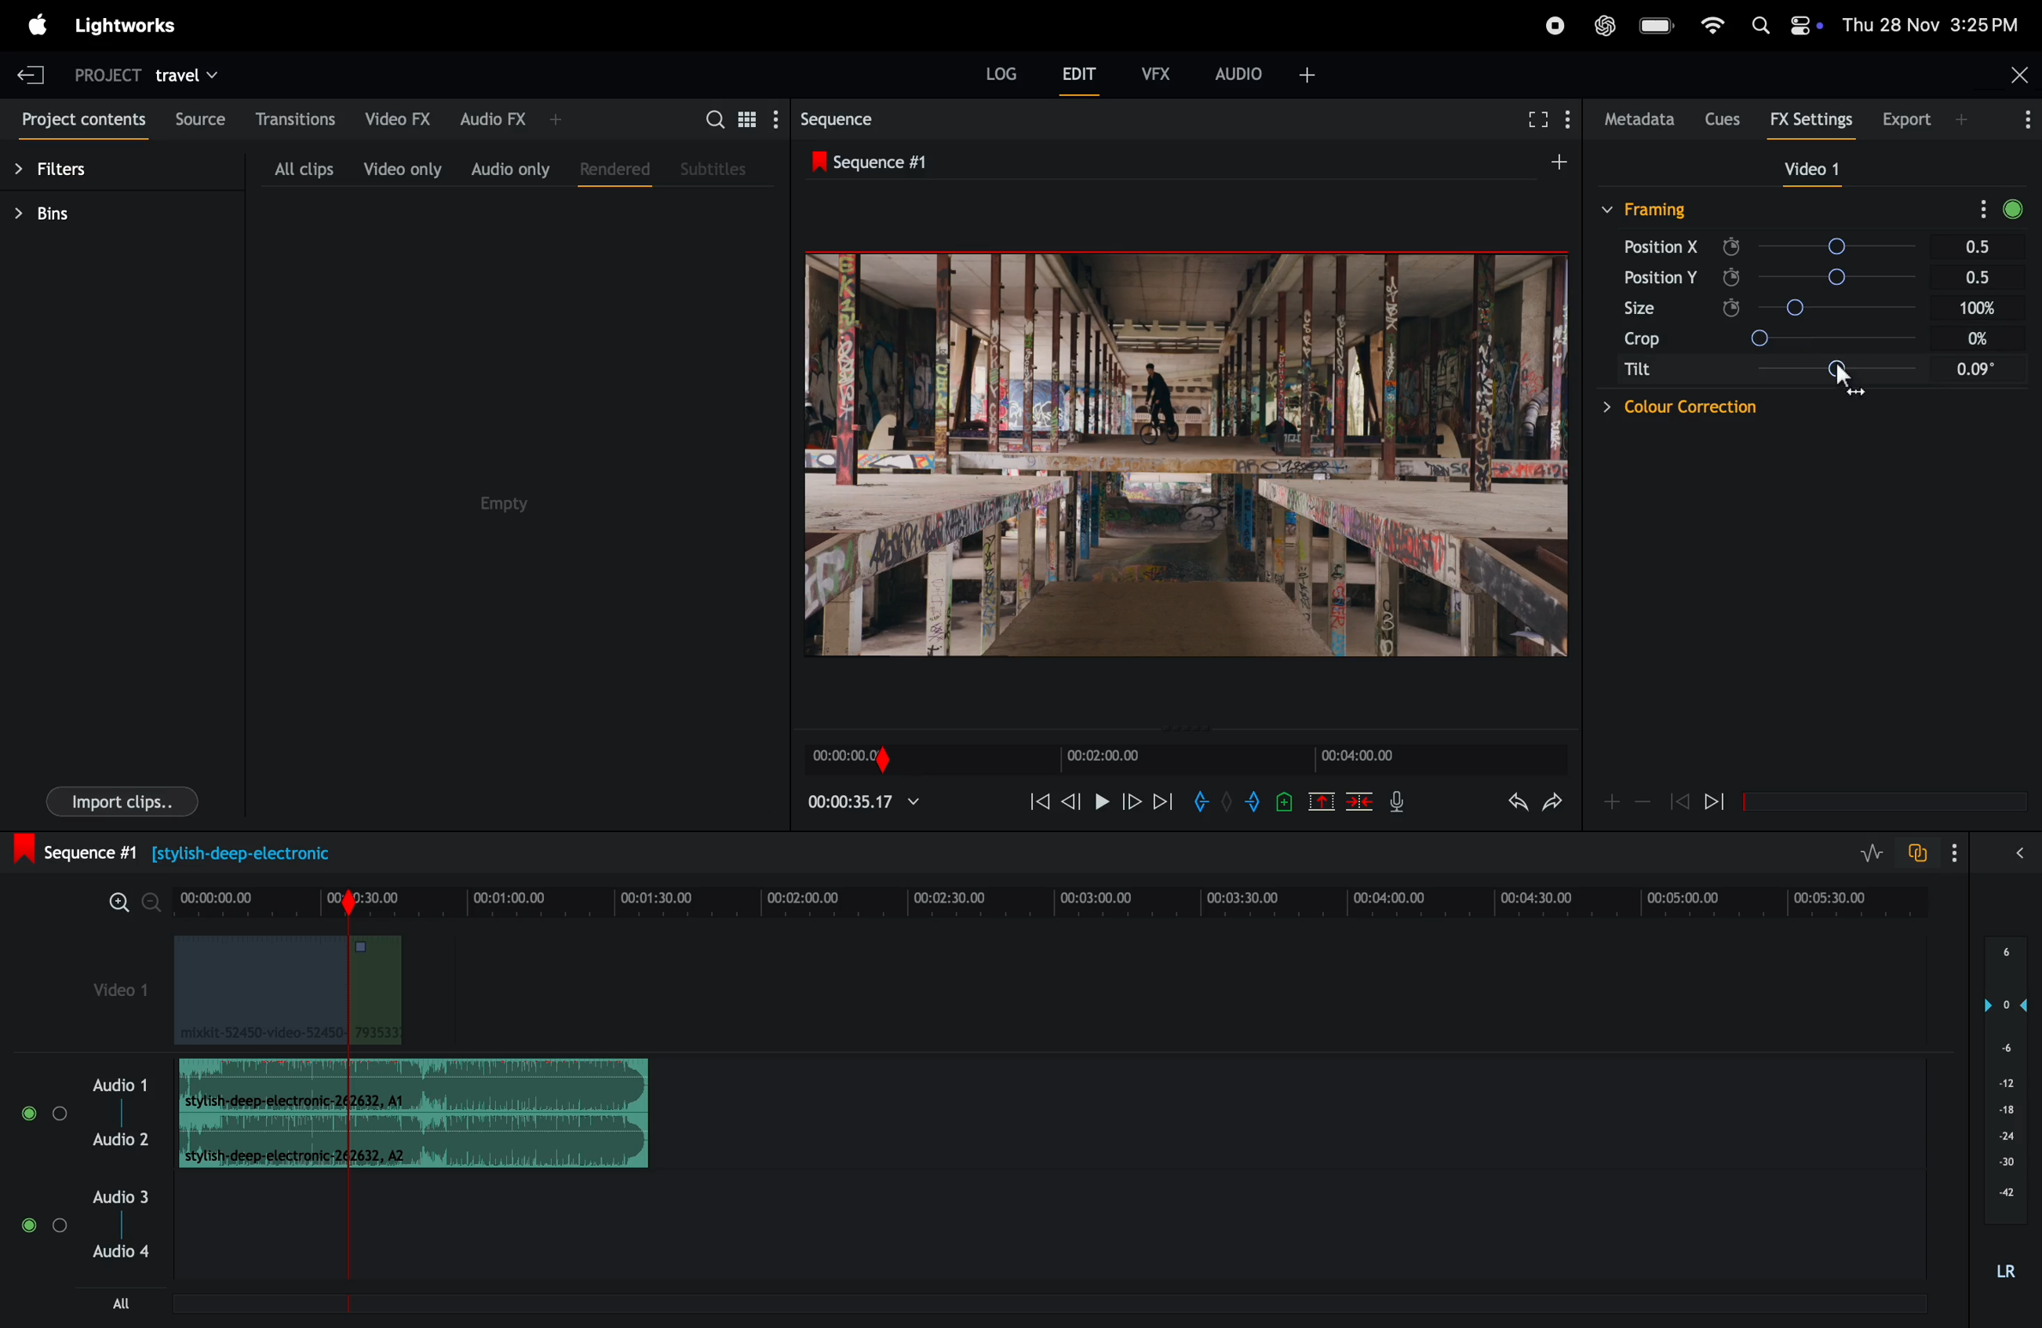 The image size is (2042, 1328). What do you see at coordinates (1882, 340) in the screenshot?
I see `Crop slider 0%` at bounding box center [1882, 340].